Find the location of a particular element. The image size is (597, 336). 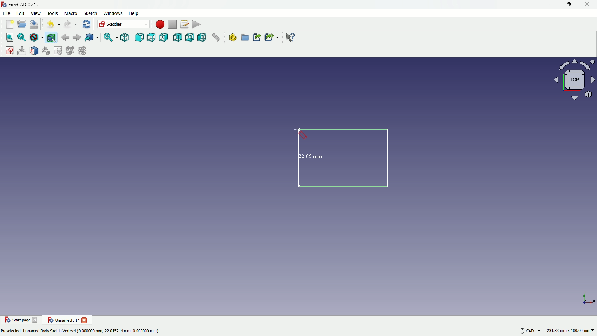

refresh is located at coordinates (86, 24).